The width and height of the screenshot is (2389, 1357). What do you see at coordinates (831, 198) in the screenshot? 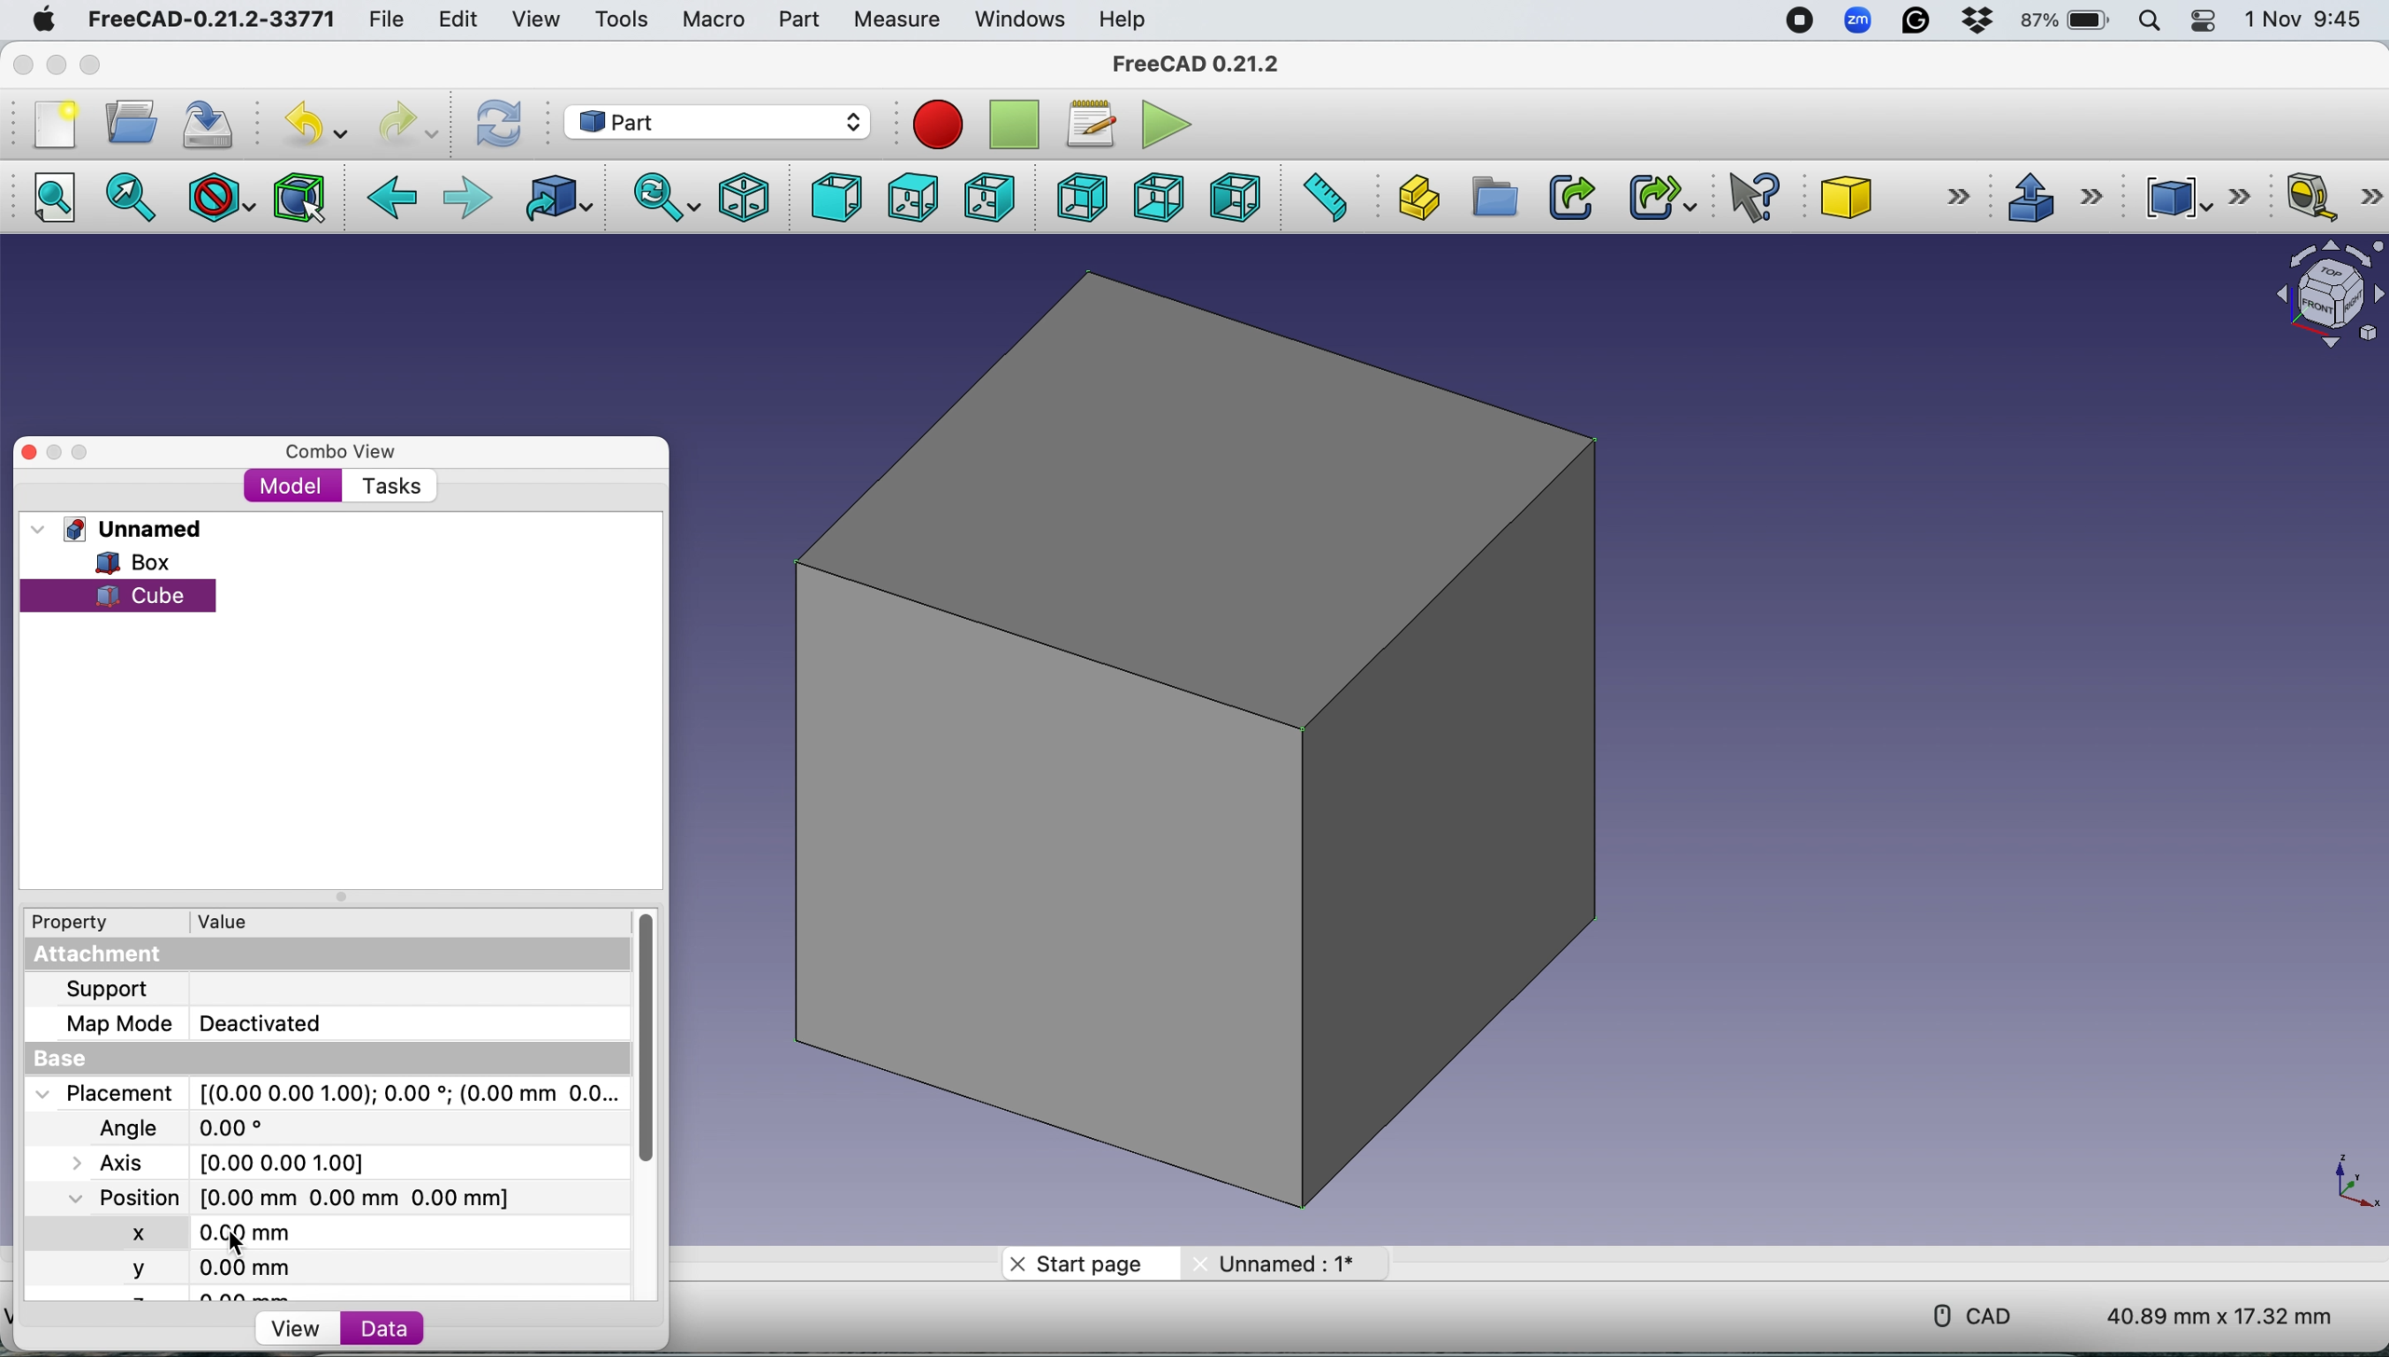
I see `Front` at bounding box center [831, 198].